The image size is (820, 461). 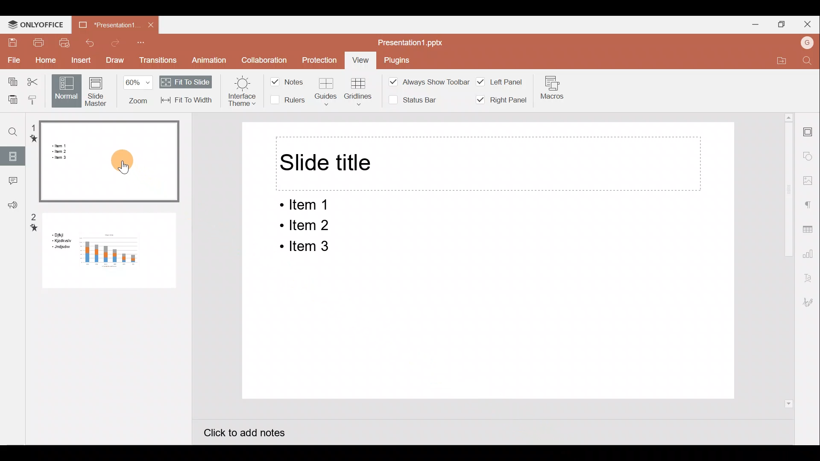 What do you see at coordinates (784, 279) in the screenshot?
I see `Scroll bar` at bounding box center [784, 279].